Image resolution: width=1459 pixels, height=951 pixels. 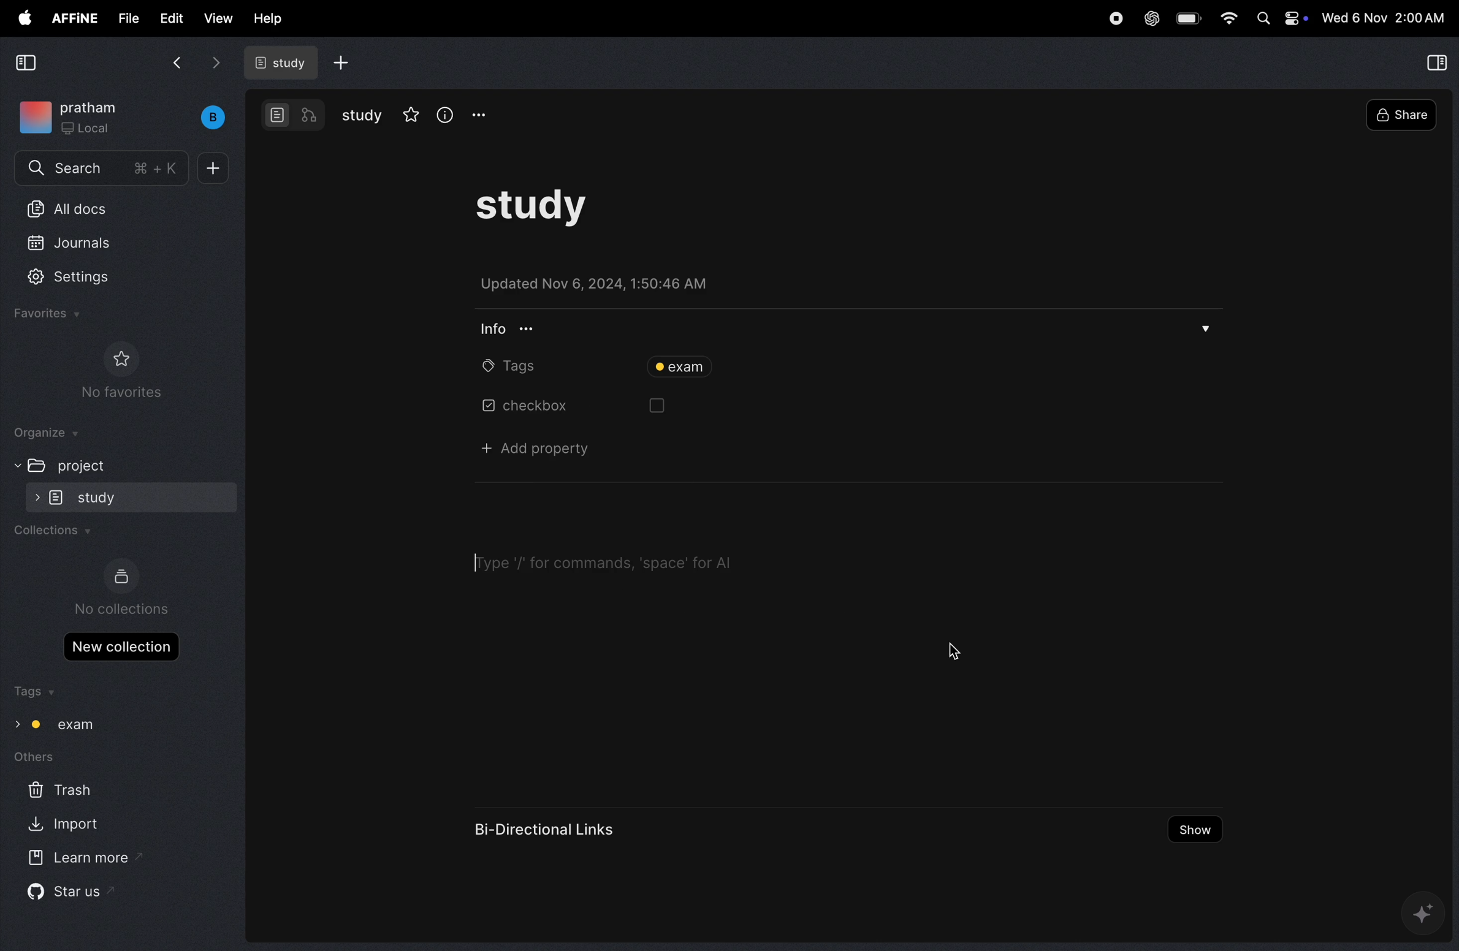 I want to click on favourites, so click(x=413, y=115).